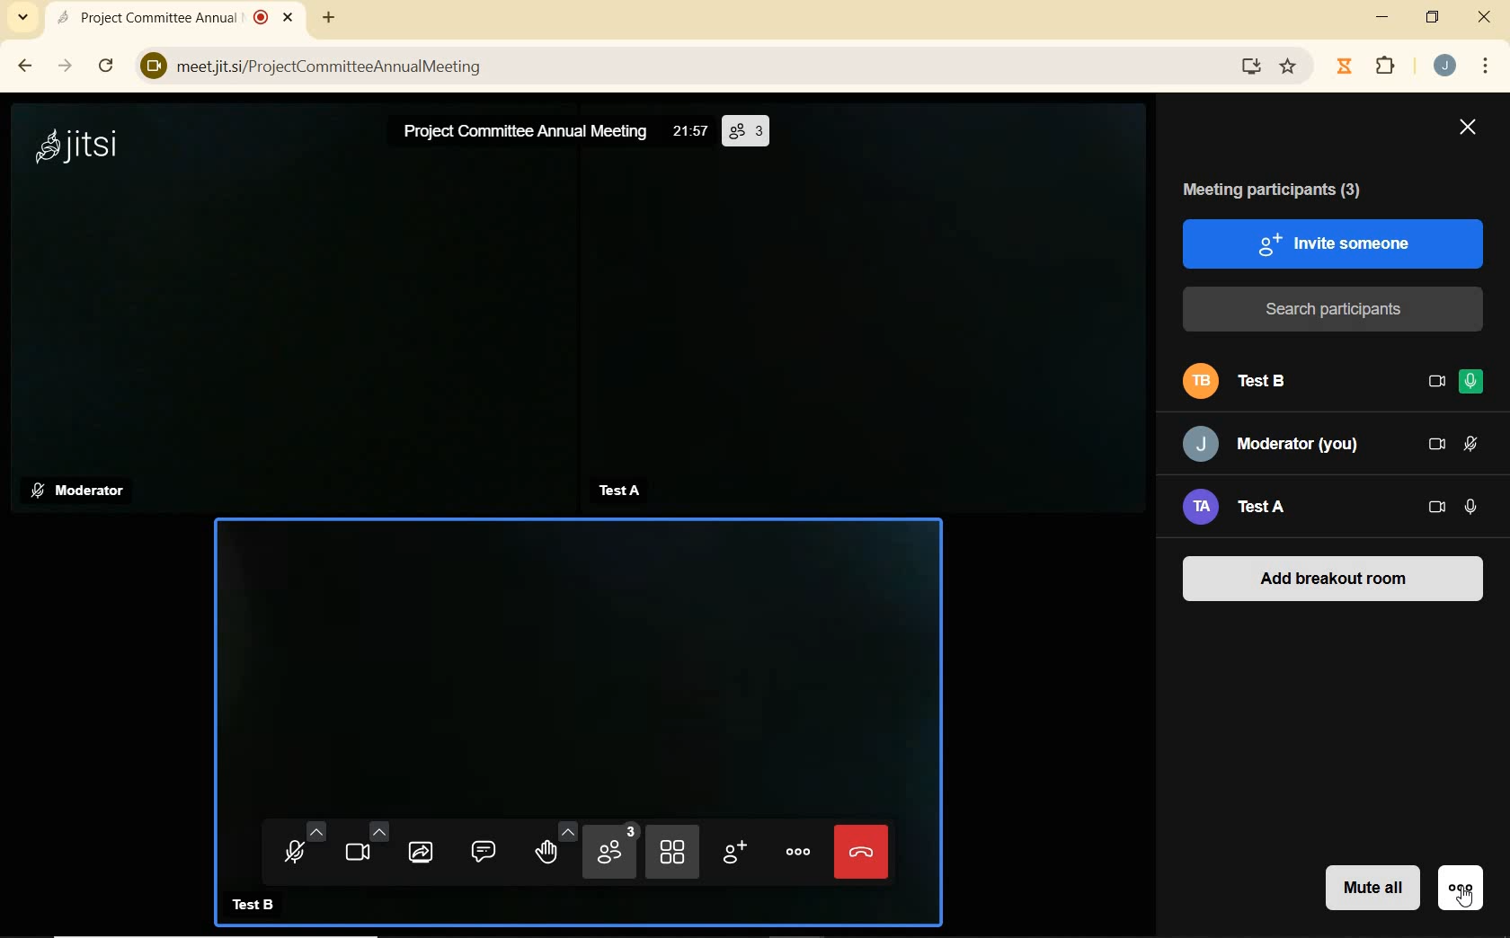 This screenshot has height=938, width=1510. I want to click on moderator camera, so click(289, 323).